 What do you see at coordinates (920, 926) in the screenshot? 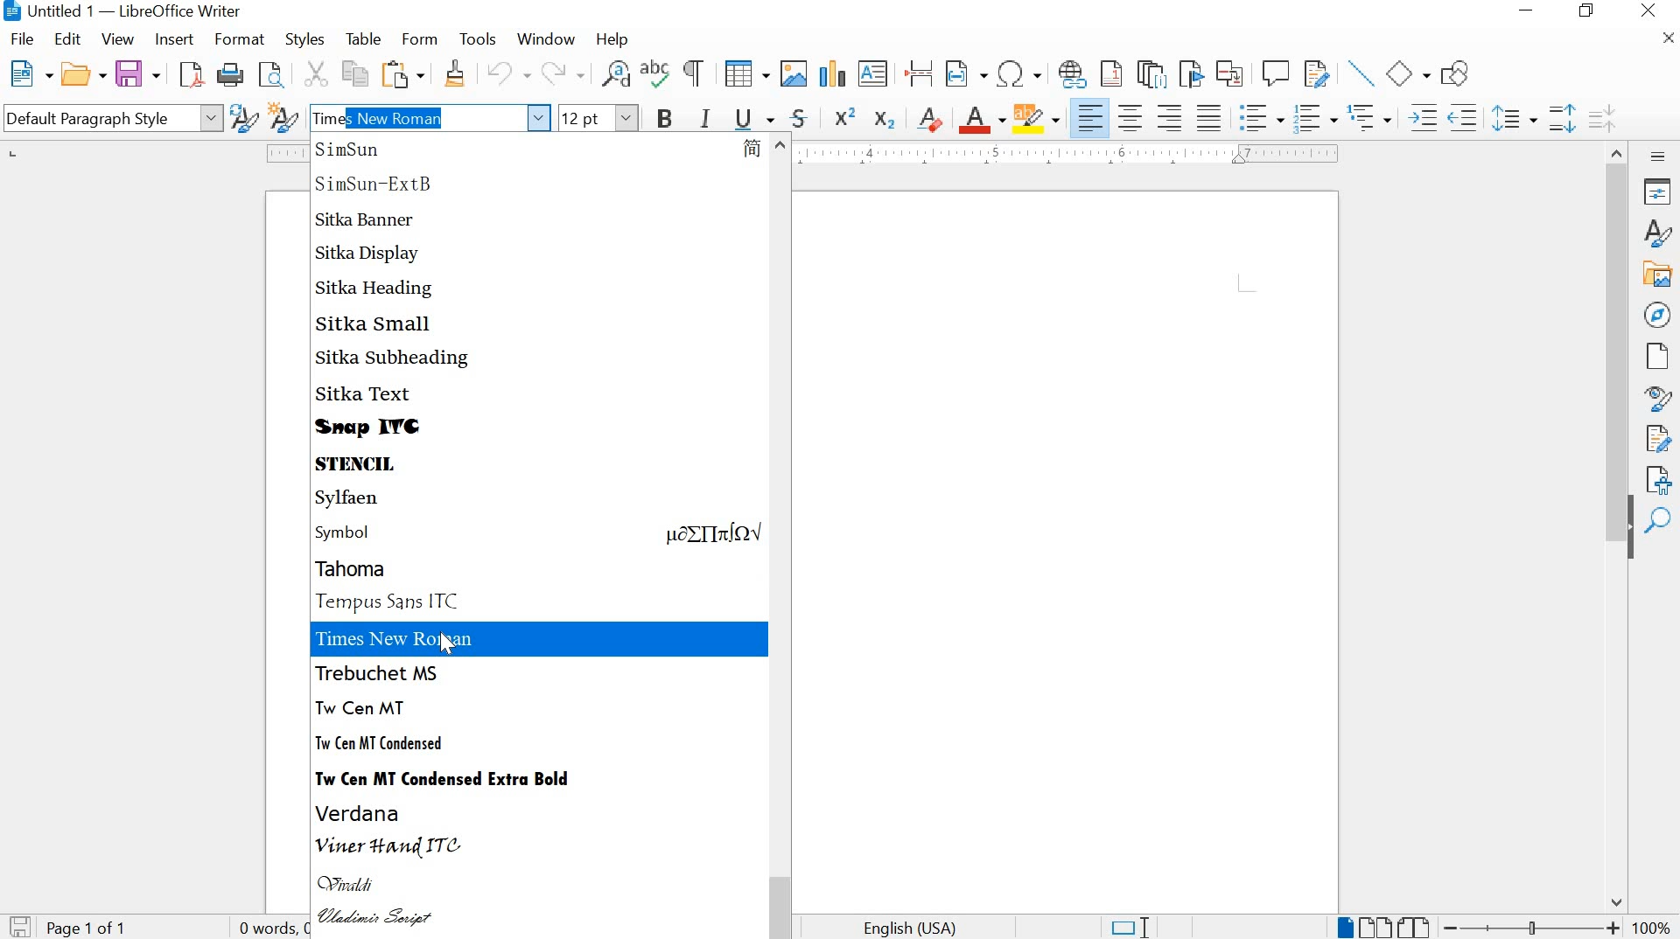
I see `TEXT LANGUAGe` at bounding box center [920, 926].